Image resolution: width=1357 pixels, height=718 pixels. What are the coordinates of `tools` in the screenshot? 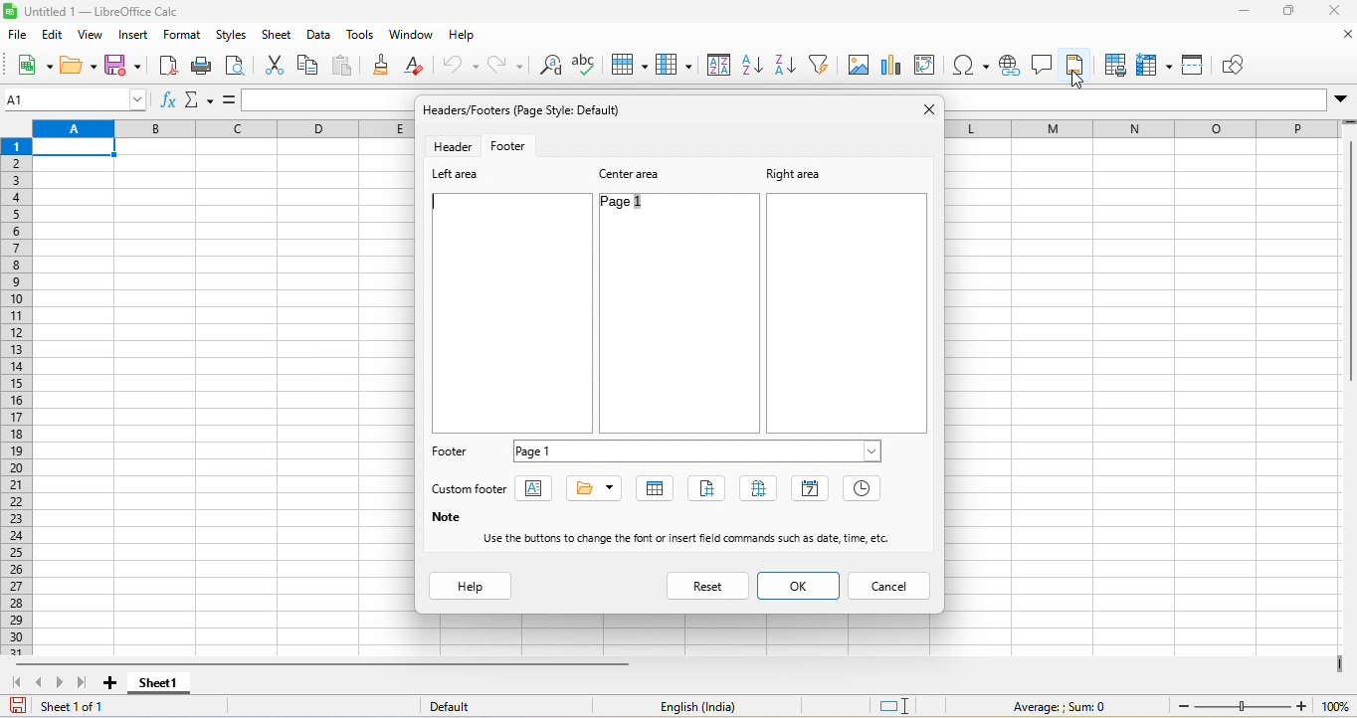 It's located at (357, 38).